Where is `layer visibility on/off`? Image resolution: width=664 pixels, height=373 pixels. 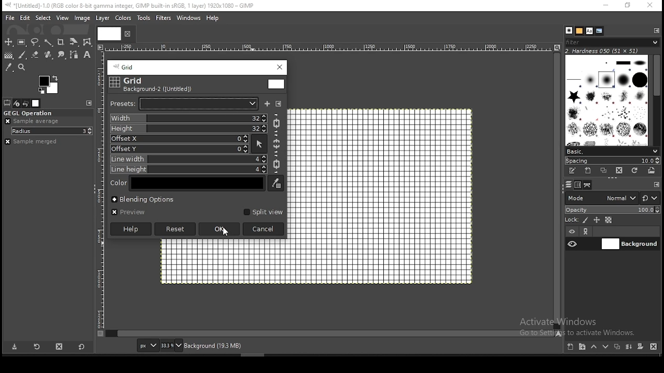
layer visibility on/off is located at coordinates (573, 243).